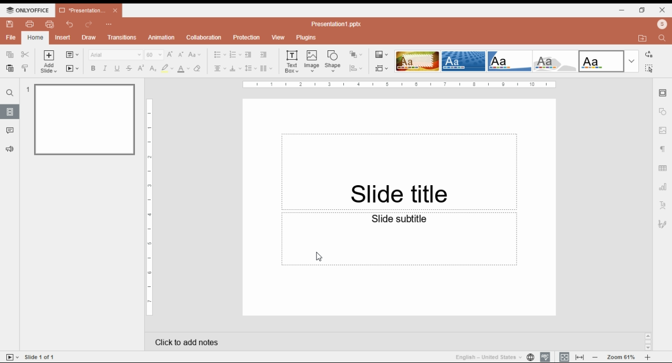 The width and height of the screenshot is (672, 363). What do you see at coordinates (162, 37) in the screenshot?
I see `animation` at bounding box center [162, 37].